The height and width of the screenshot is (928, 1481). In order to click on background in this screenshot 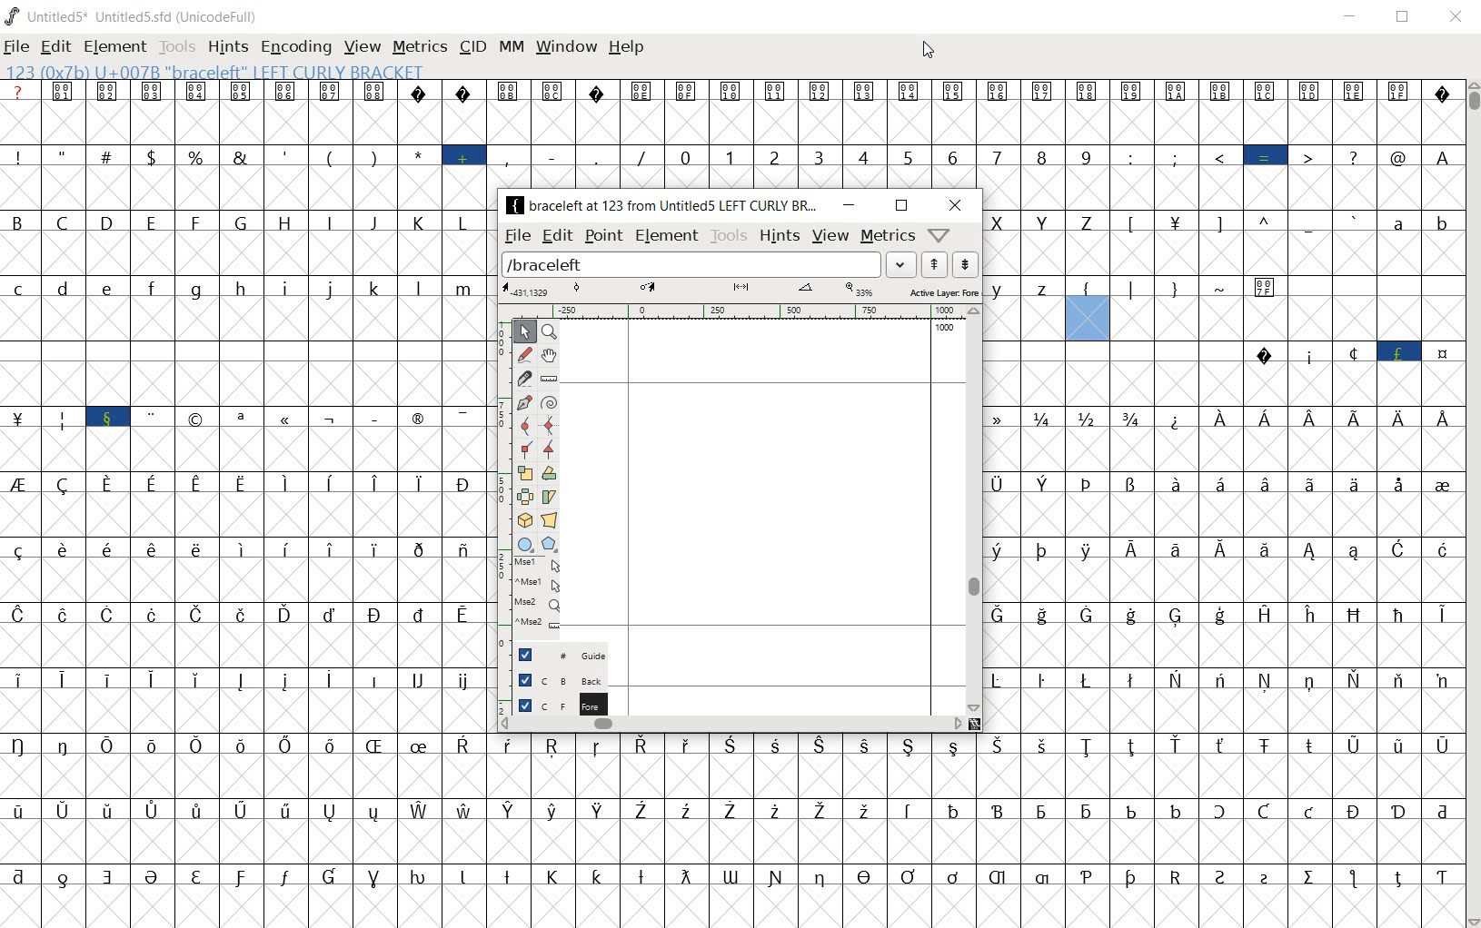, I will do `click(552, 679)`.